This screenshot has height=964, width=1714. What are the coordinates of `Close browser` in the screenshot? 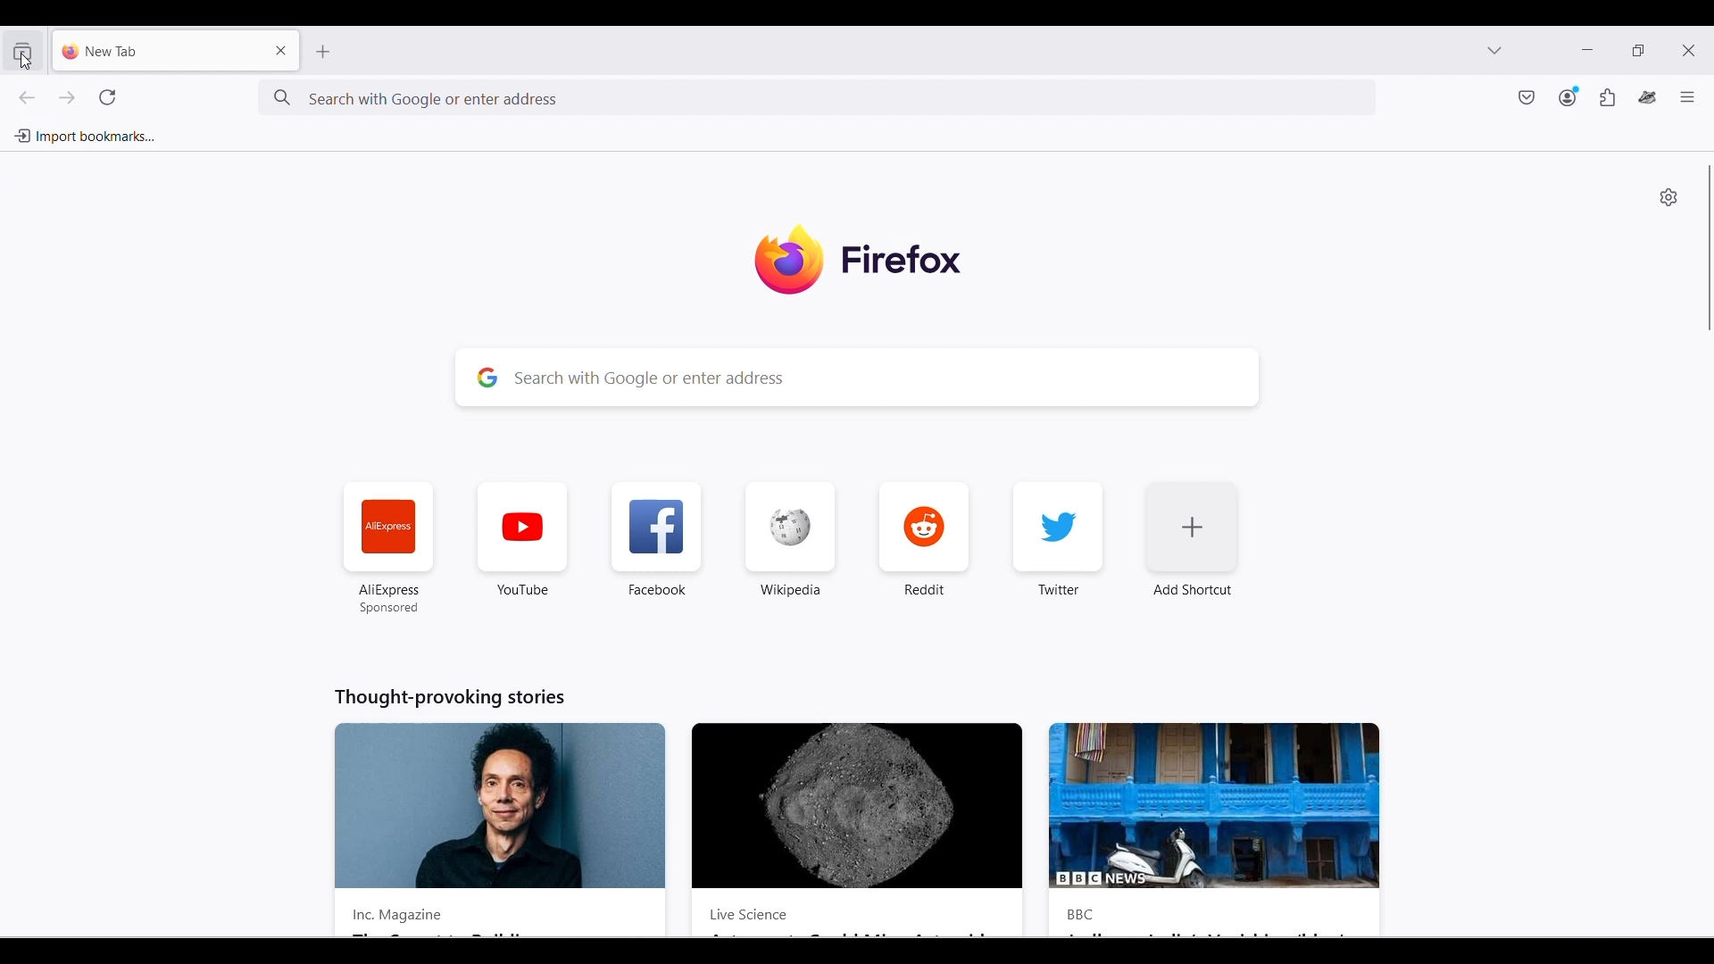 It's located at (1688, 50).